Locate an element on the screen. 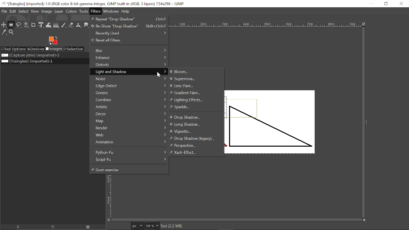  Decor is located at coordinates (130, 114).